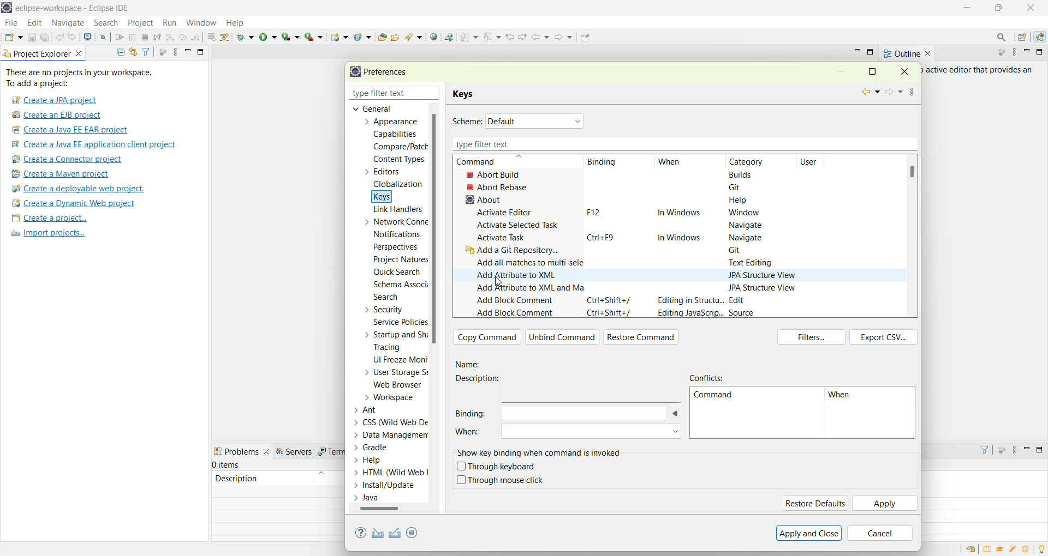 This screenshot has height=556, width=1048. What do you see at coordinates (246, 37) in the screenshot?
I see `debug` at bounding box center [246, 37].